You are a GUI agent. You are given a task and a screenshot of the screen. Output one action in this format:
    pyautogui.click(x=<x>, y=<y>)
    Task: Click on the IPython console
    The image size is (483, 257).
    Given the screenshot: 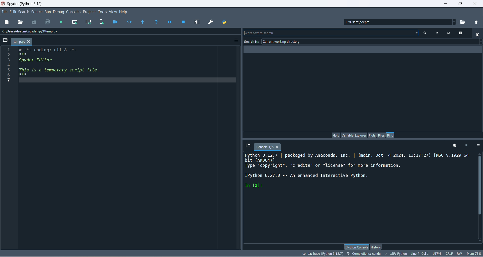 What is the action you would take?
    pyautogui.click(x=356, y=246)
    